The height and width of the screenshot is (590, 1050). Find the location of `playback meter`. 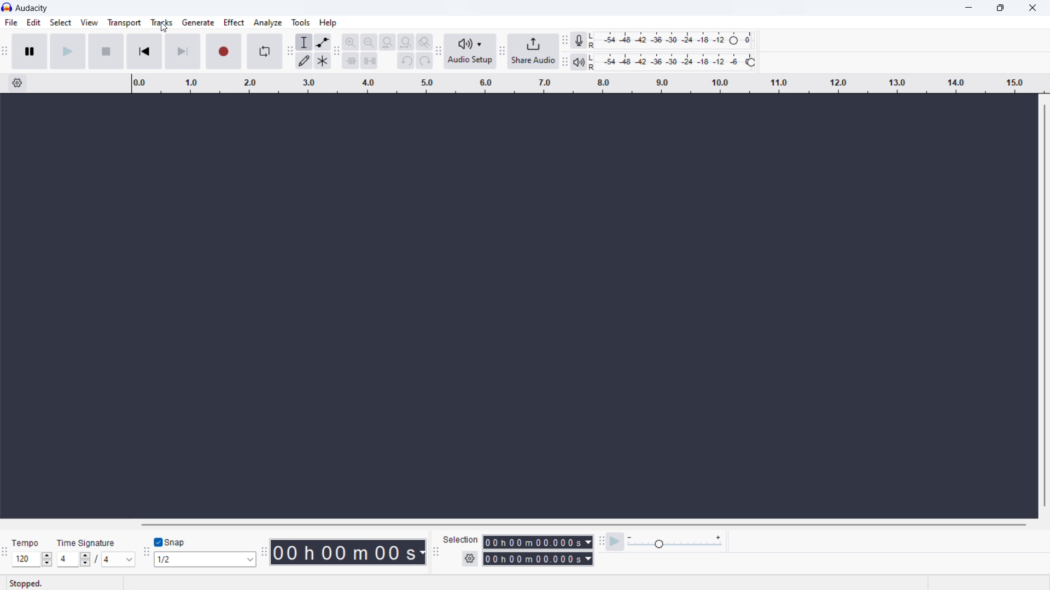

playback meter is located at coordinates (579, 62).